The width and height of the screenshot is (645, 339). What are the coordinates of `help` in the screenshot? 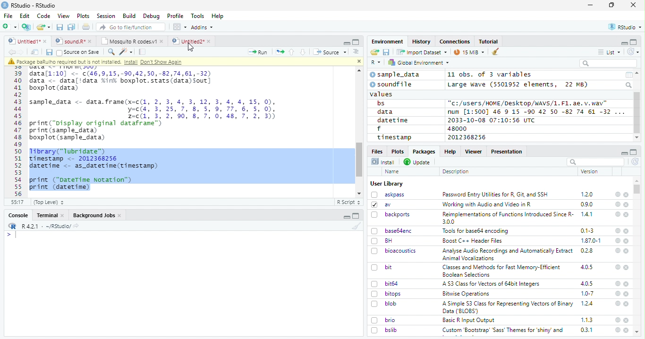 It's located at (617, 283).